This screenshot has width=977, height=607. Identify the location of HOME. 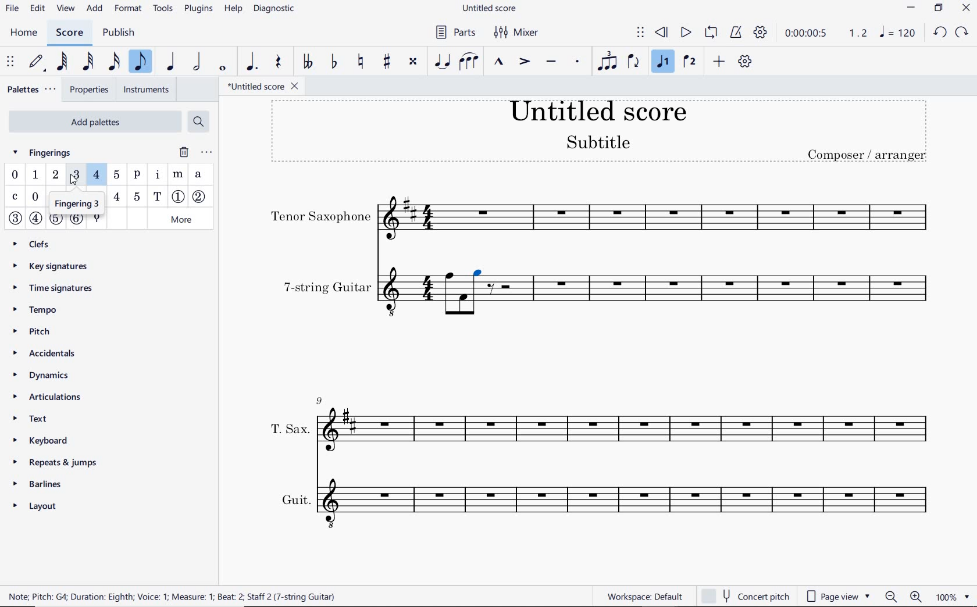
(27, 34).